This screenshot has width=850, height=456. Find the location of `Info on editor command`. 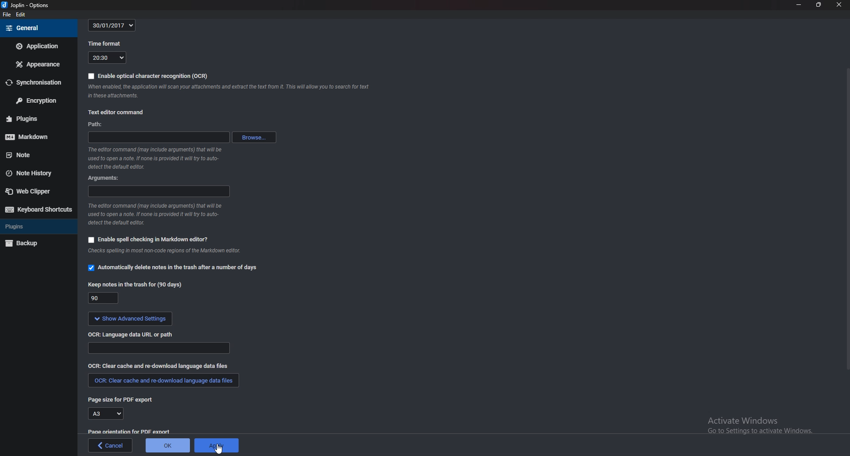

Info on editor command is located at coordinates (157, 214).